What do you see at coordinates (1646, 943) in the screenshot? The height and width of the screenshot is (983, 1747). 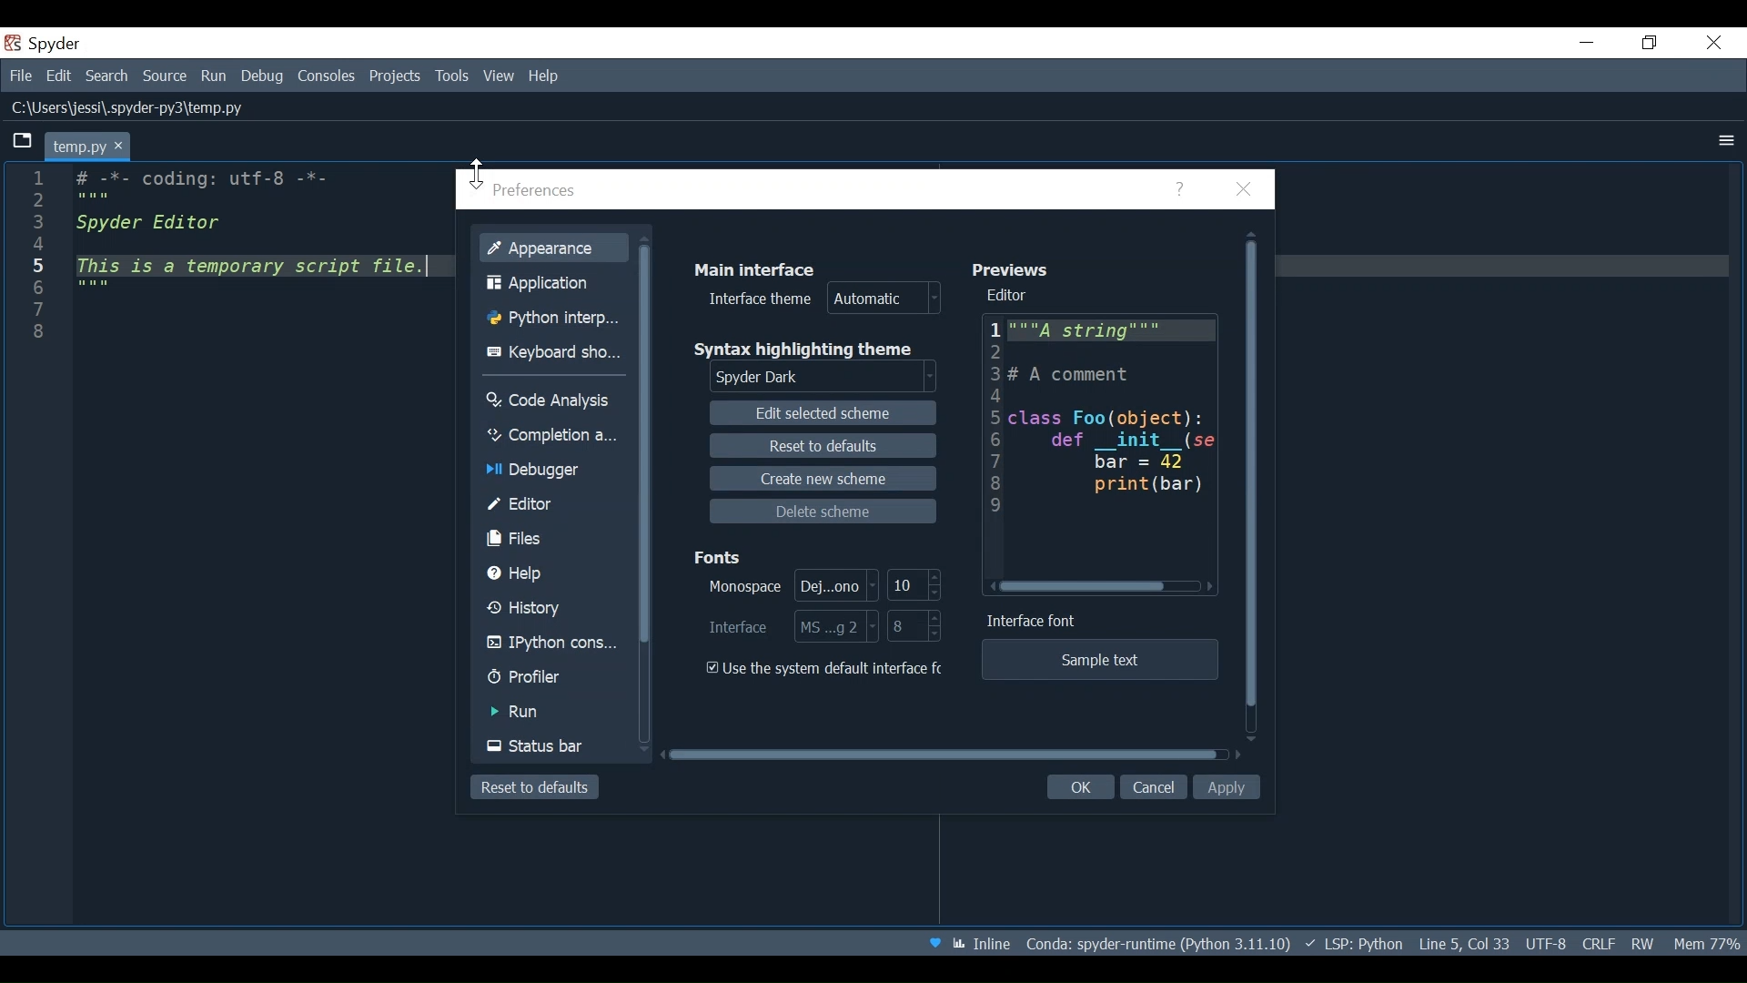 I see `File Permission` at bounding box center [1646, 943].